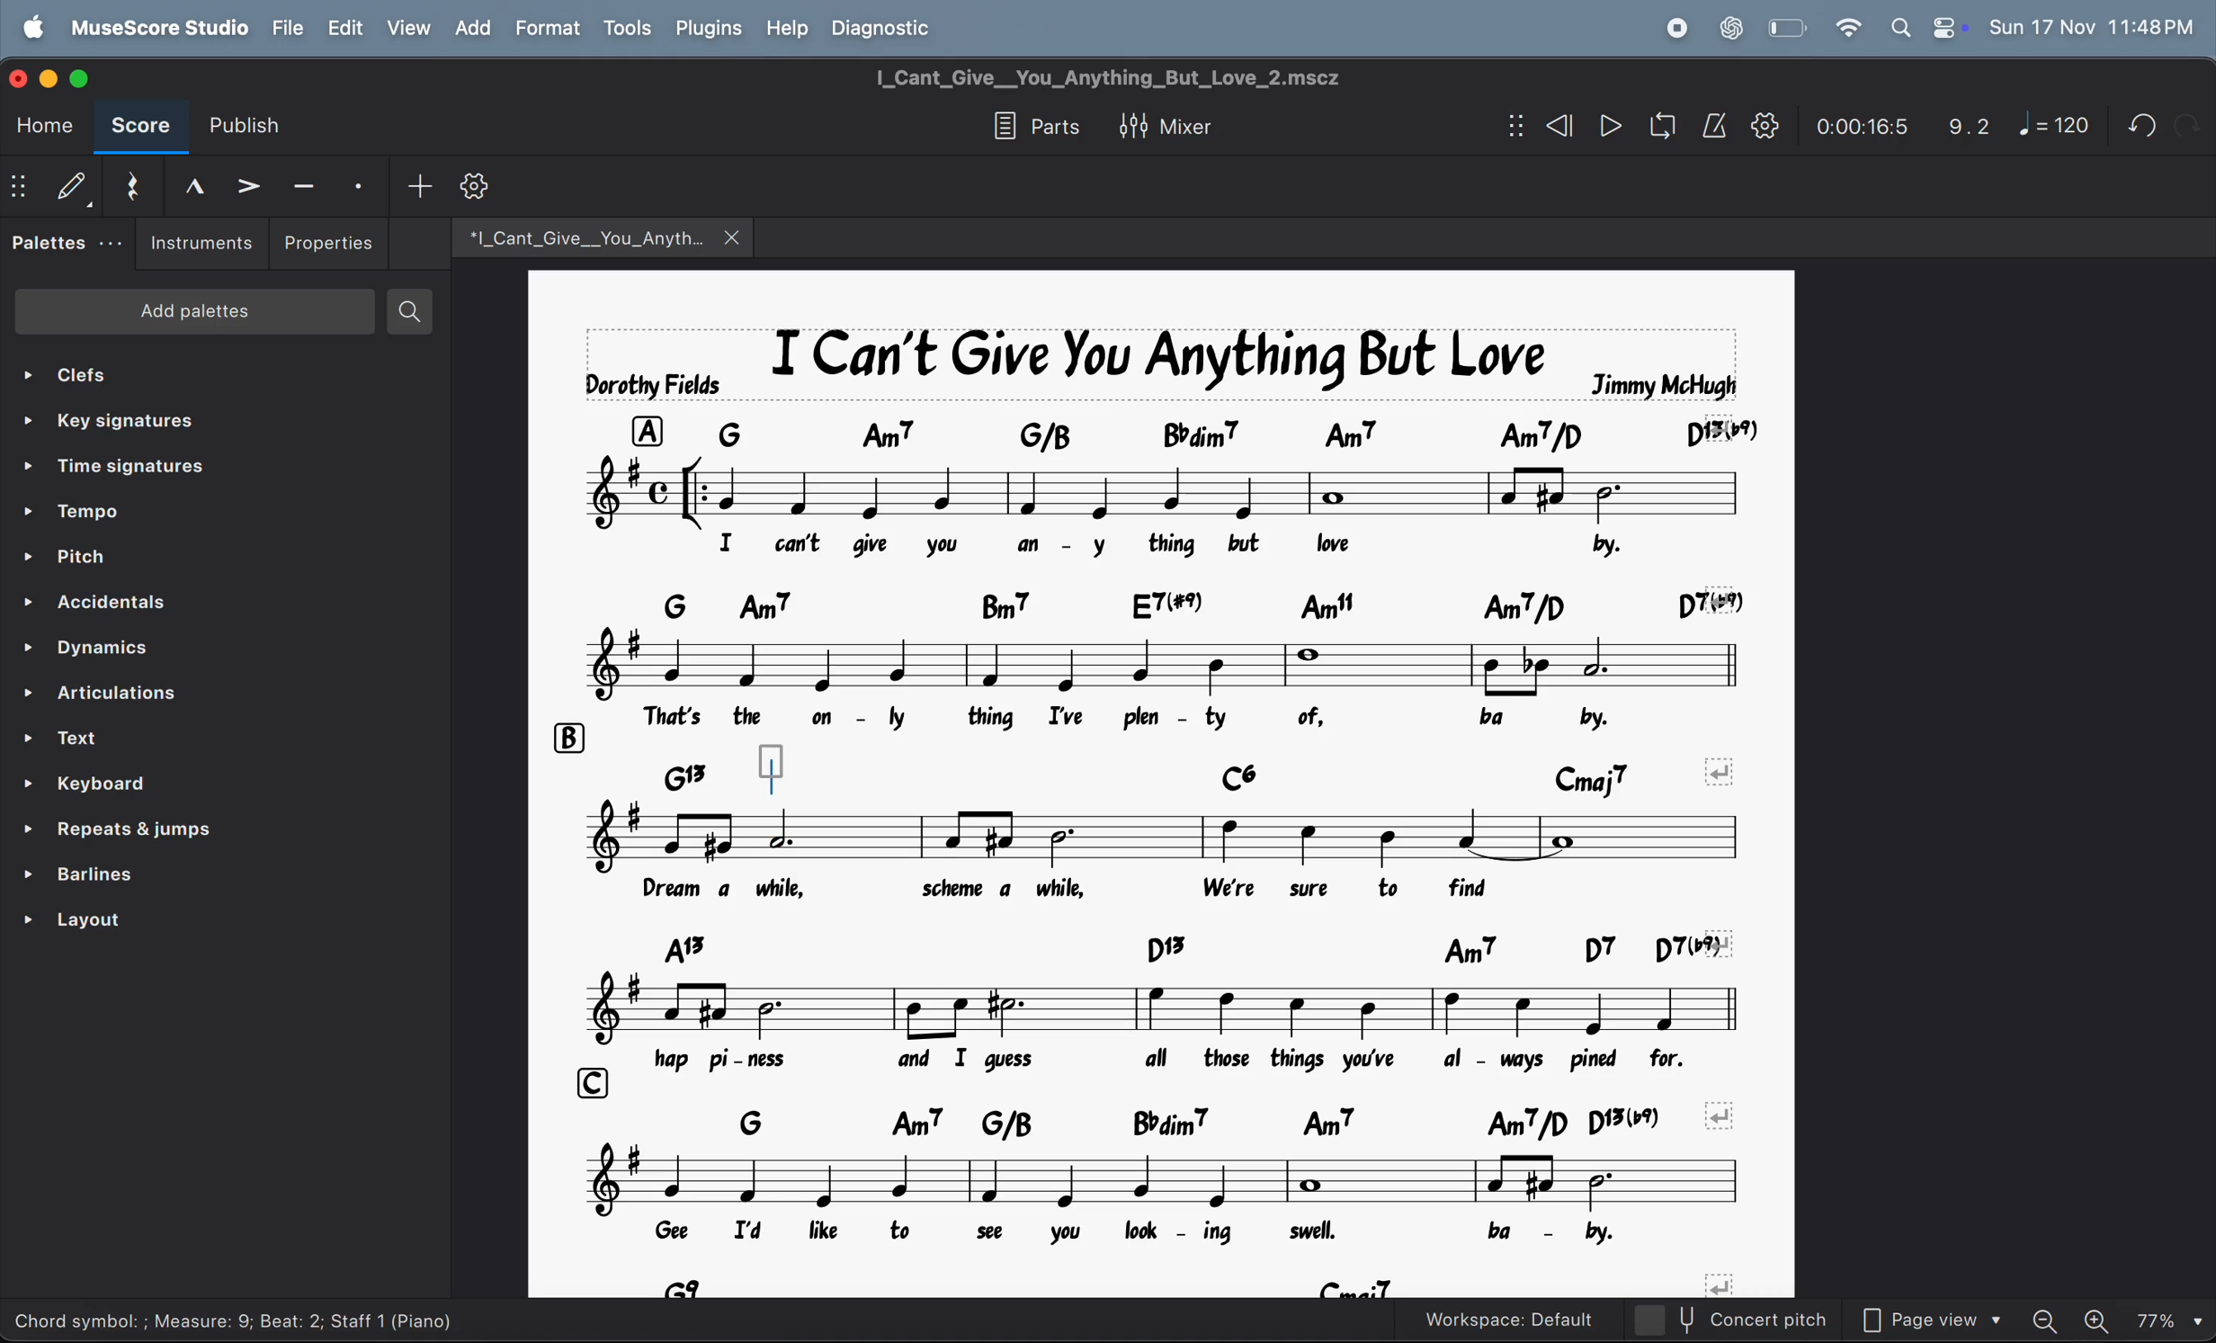 Image resolution: width=2216 pixels, height=1343 pixels. Describe the element at coordinates (1541, 125) in the screenshot. I see `rewind` at that location.